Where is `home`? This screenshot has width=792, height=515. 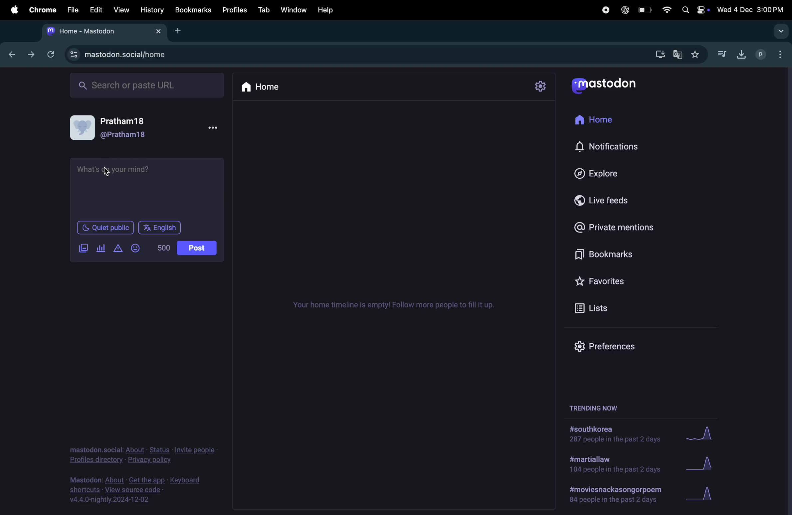 home is located at coordinates (263, 87).